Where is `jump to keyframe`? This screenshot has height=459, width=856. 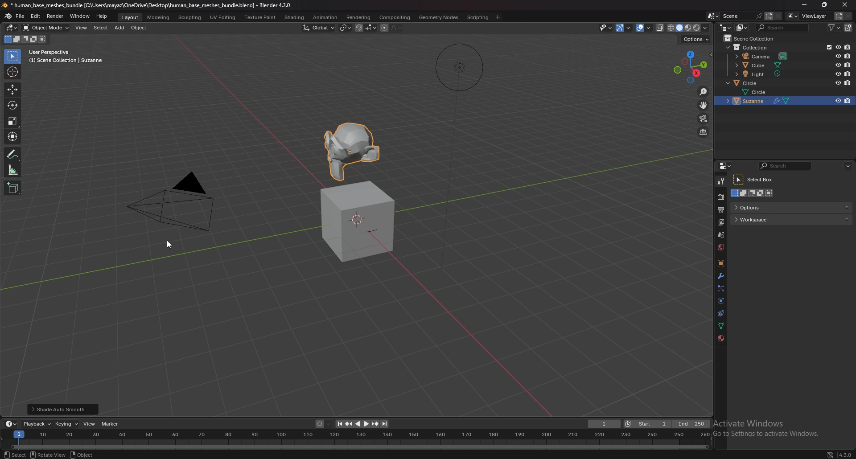 jump to keyframe is located at coordinates (349, 424).